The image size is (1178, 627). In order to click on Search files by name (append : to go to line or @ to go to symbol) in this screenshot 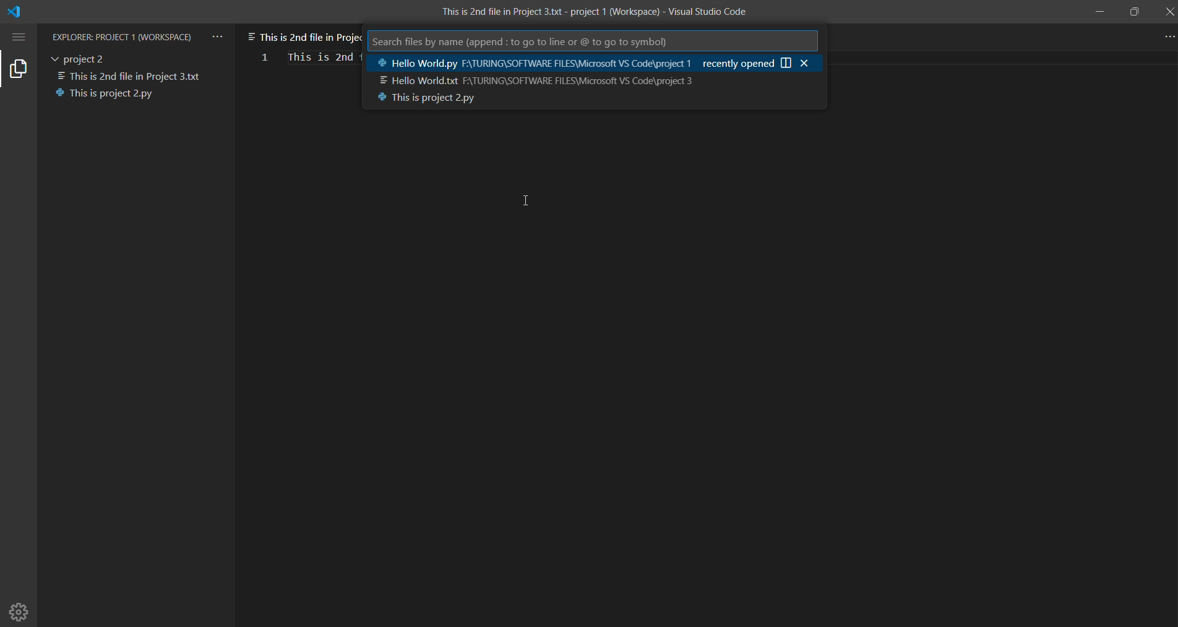, I will do `click(522, 41)`.